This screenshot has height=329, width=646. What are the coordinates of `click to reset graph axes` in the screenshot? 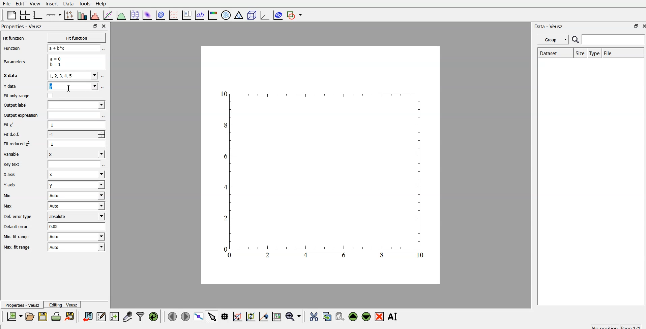 It's located at (277, 317).